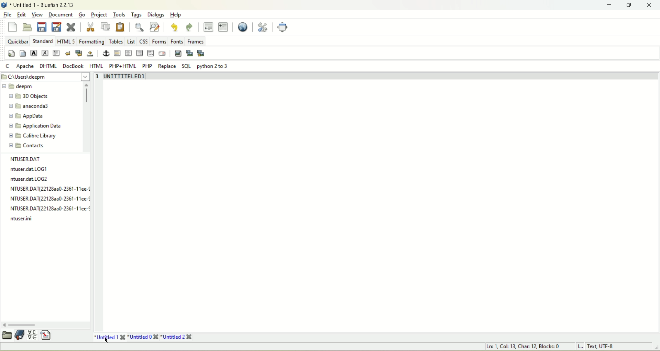  Describe the element at coordinates (25, 67) in the screenshot. I see `Apache` at that location.